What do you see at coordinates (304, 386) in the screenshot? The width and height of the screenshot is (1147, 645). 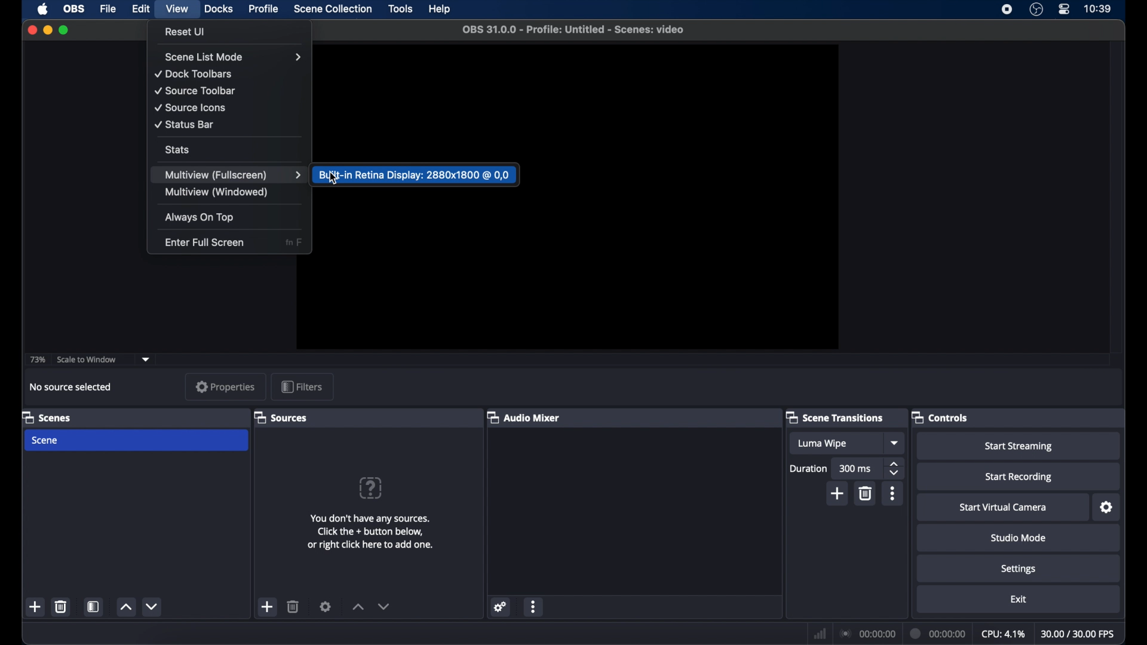 I see `filters` at bounding box center [304, 386].